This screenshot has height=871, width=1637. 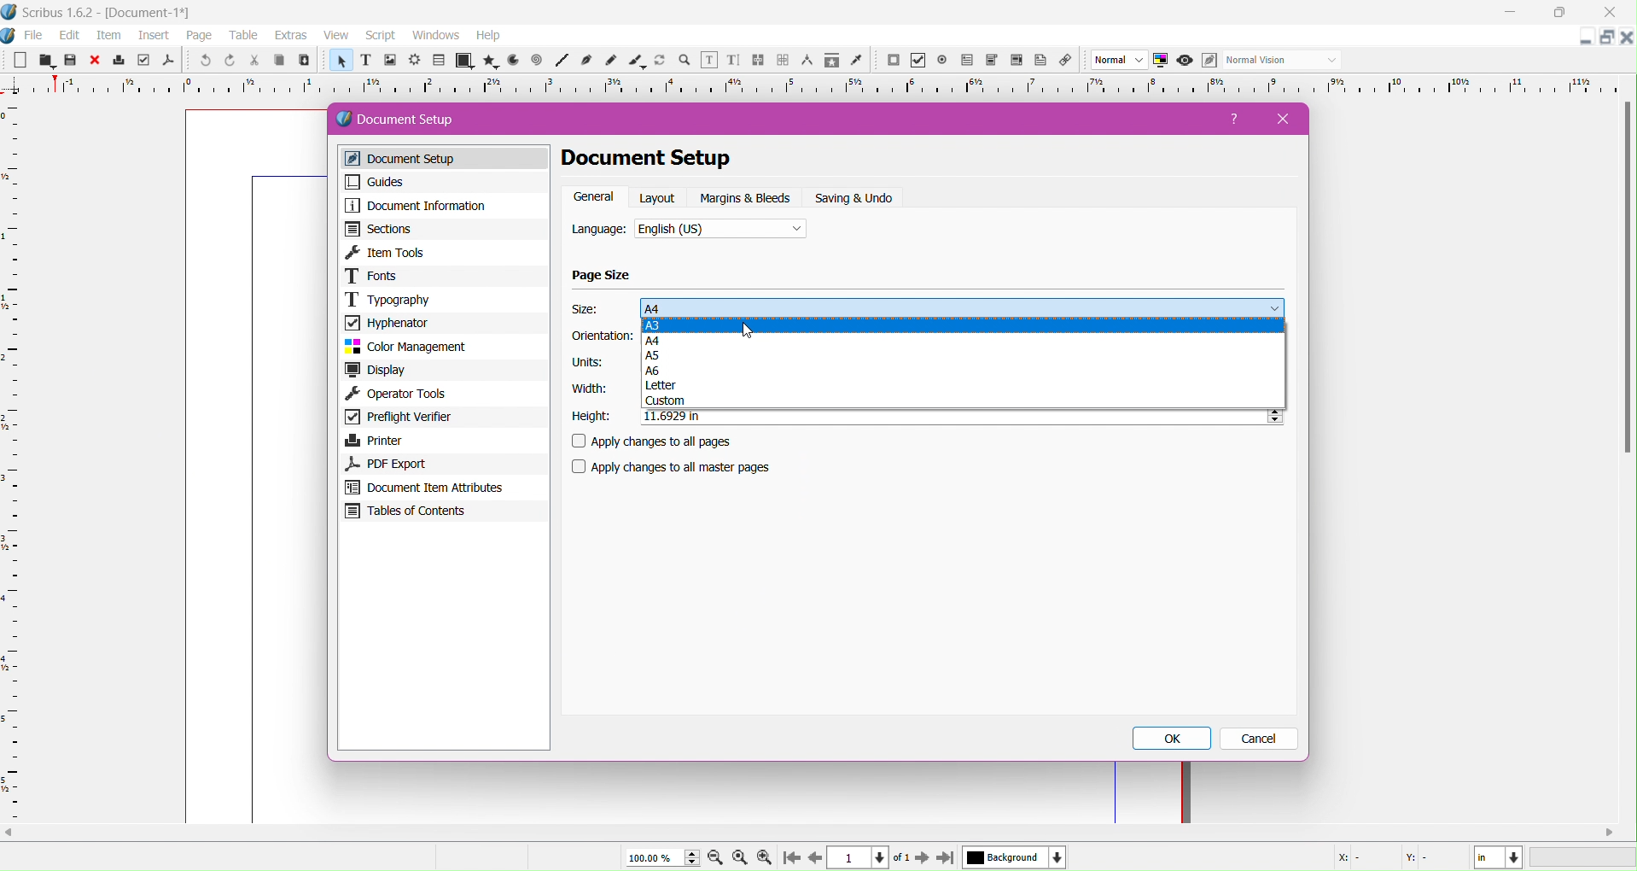 What do you see at coordinates (871, 858) in the screenshot?
I see `page number` at bounding box center [871, 858].